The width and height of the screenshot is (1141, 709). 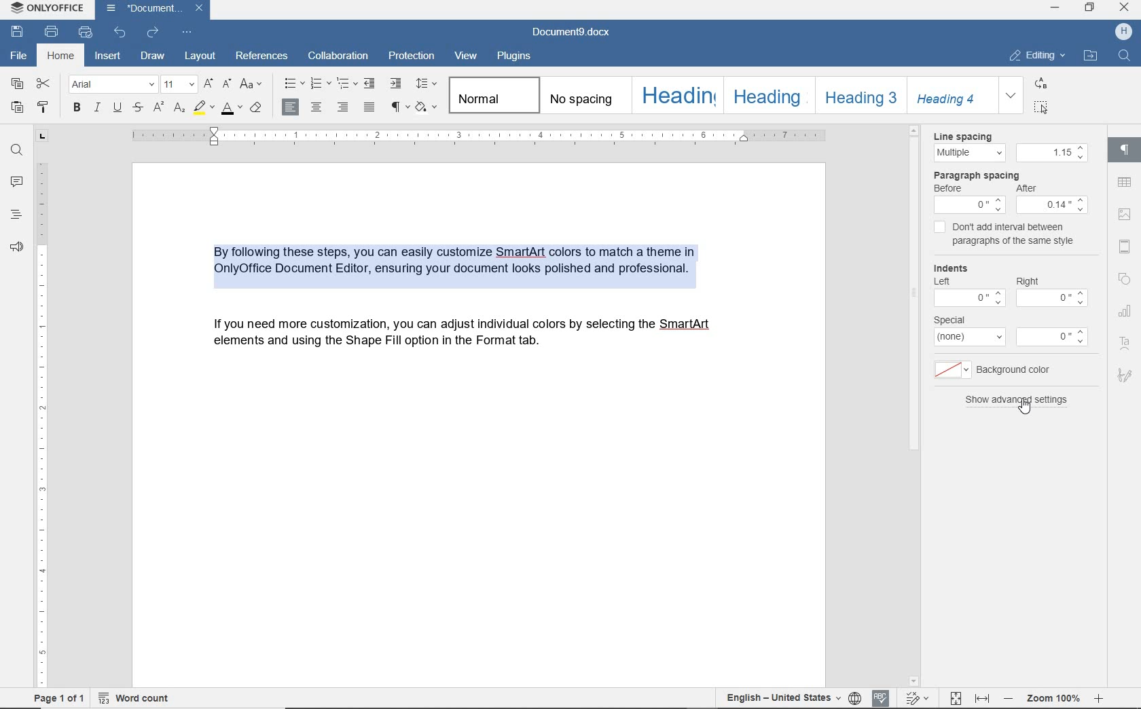 What do you see at coordinates (468, 337) in the screenshot?
I see `If you need more customization, you can adjust individual colors by selecting the SmartArt
elements and using the Shape Fill option in the Format tab.` at bounding box center [468, 337].